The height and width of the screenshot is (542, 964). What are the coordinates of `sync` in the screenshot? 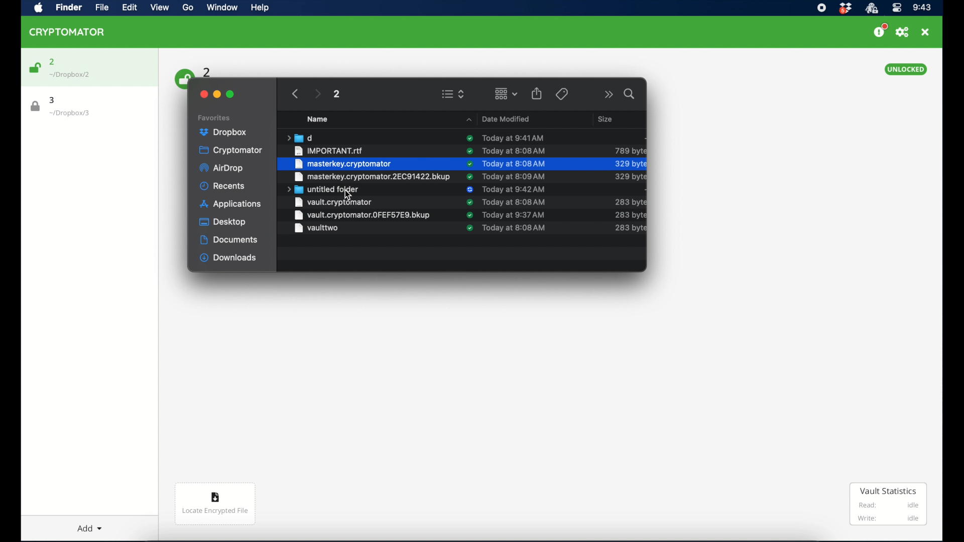 It's located at (468, 151).